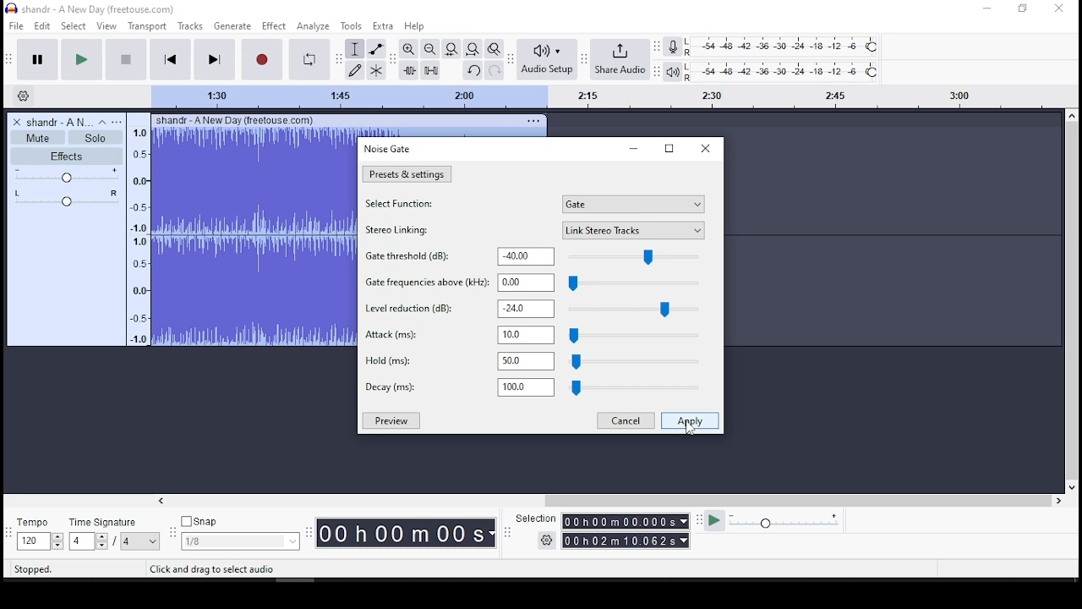 The height and width of the screenshot is (609, 1082). Describe the element at coordinates (147, 25) in the screenshot. I see `transport` at that location.